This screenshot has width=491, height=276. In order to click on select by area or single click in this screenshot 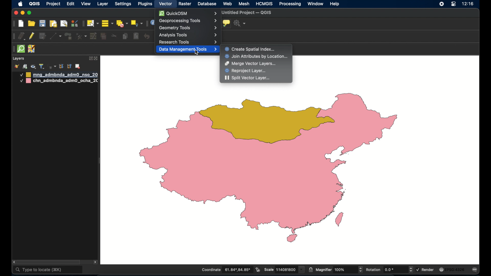, I will do `click(93, 23)`.